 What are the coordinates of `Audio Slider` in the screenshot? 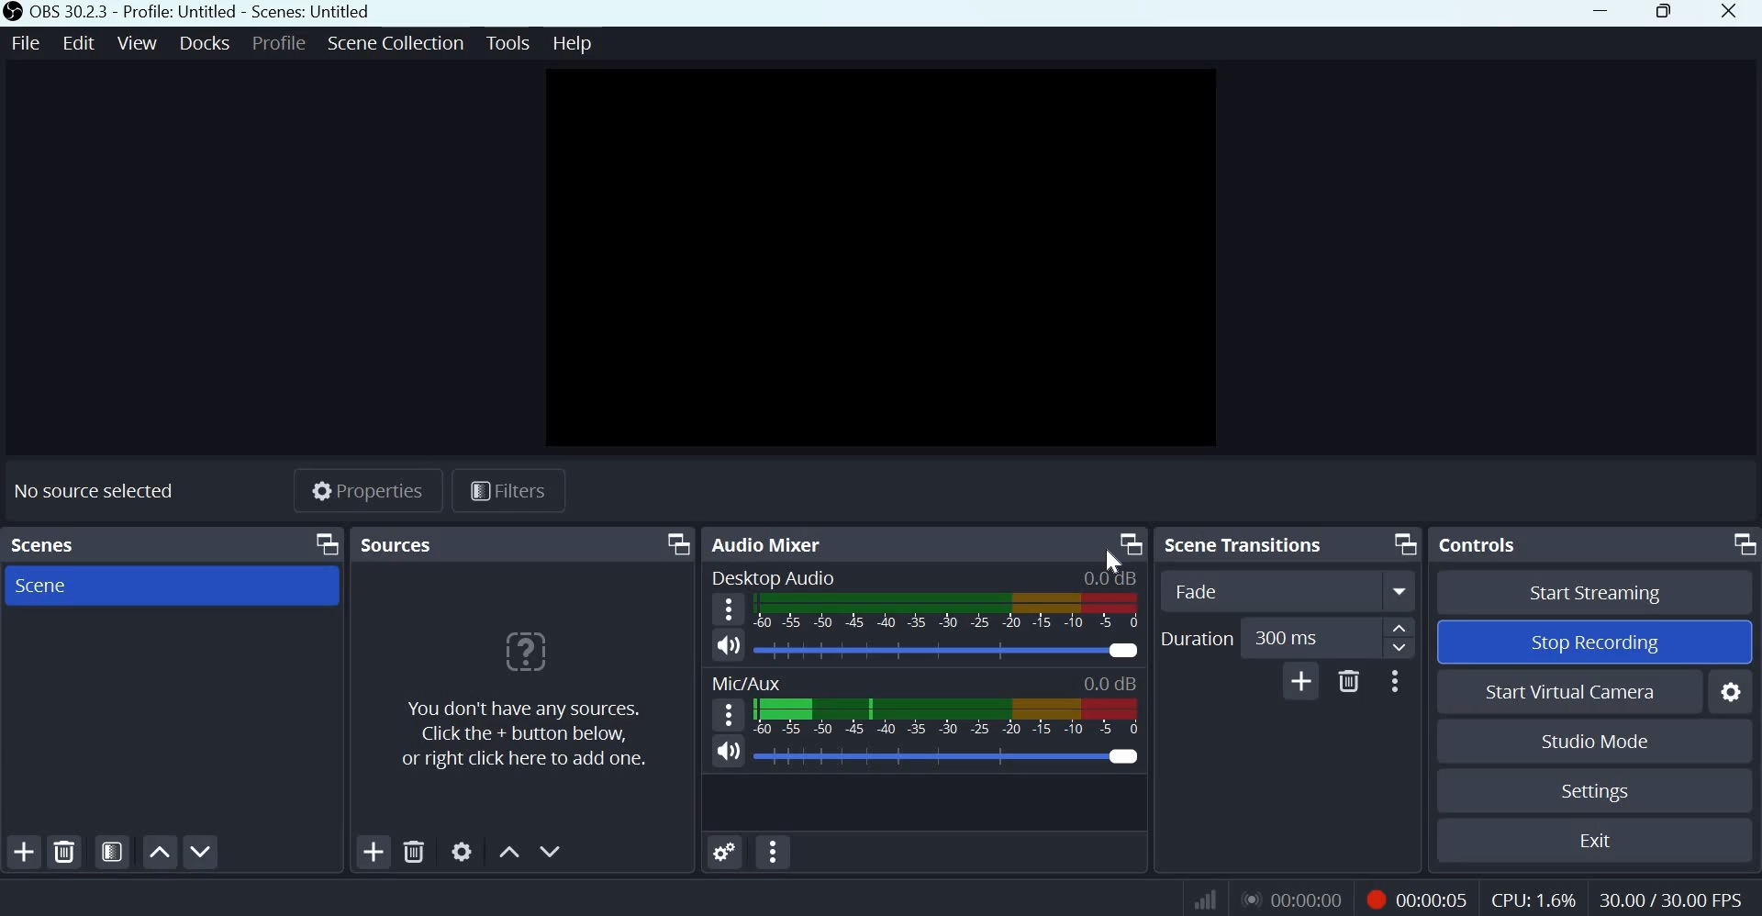 It's located at (1121, 757).